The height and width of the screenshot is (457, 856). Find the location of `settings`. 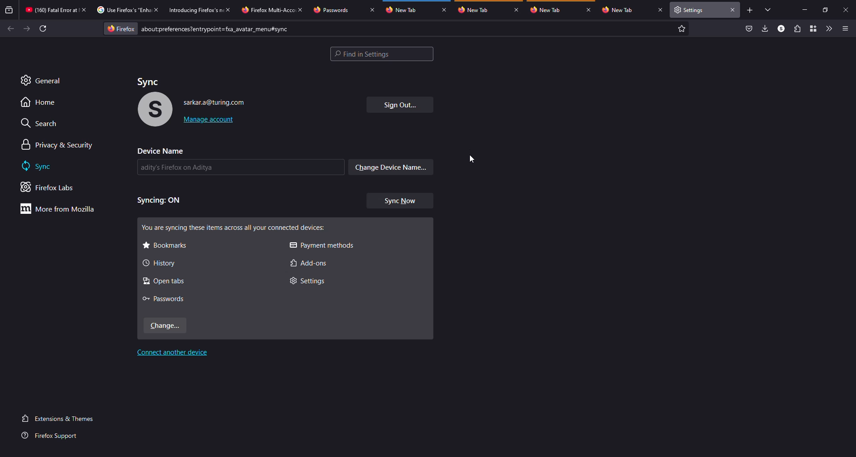

settings is located at coordinates (307, 281).